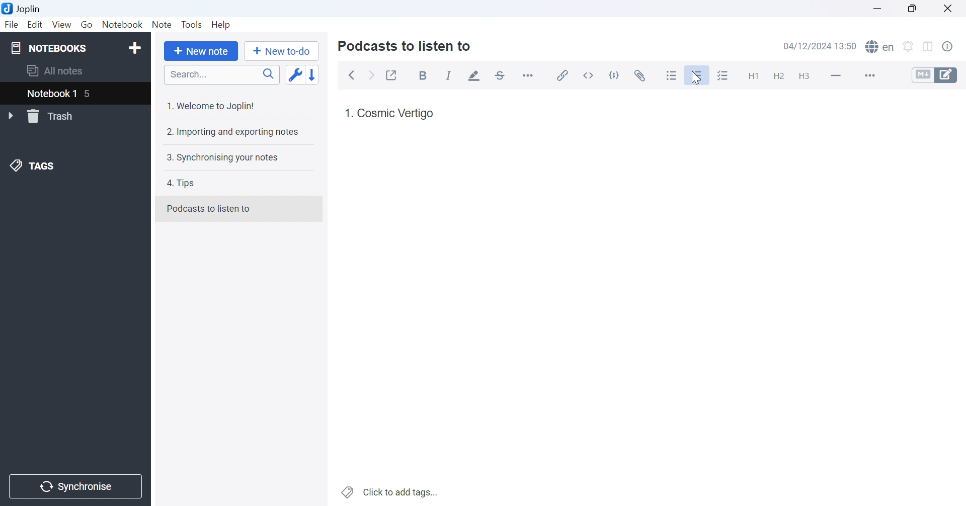 The height and width of the screenshot is (506, 966). I want to click on Heading 1, so click(750, 74).